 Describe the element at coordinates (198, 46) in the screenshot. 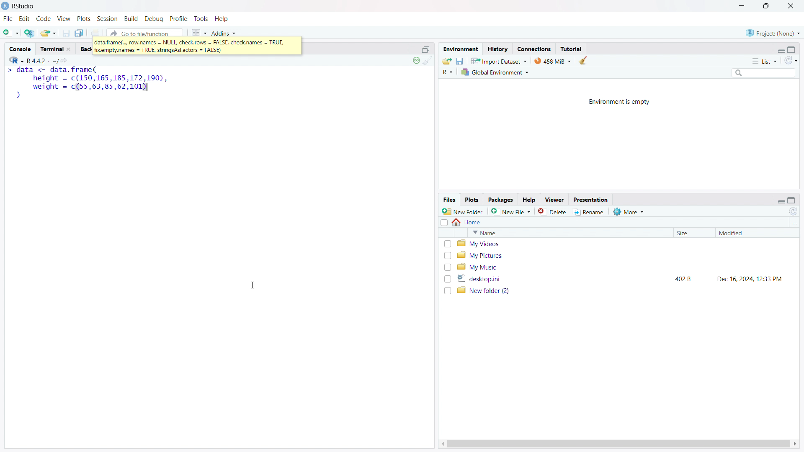

I see `data frame... row.names = NULL check.rows = FALSE, check.names = TRUE.
x.empty.names = TRUE, stringsAsFactors = FALSE)` at that location.